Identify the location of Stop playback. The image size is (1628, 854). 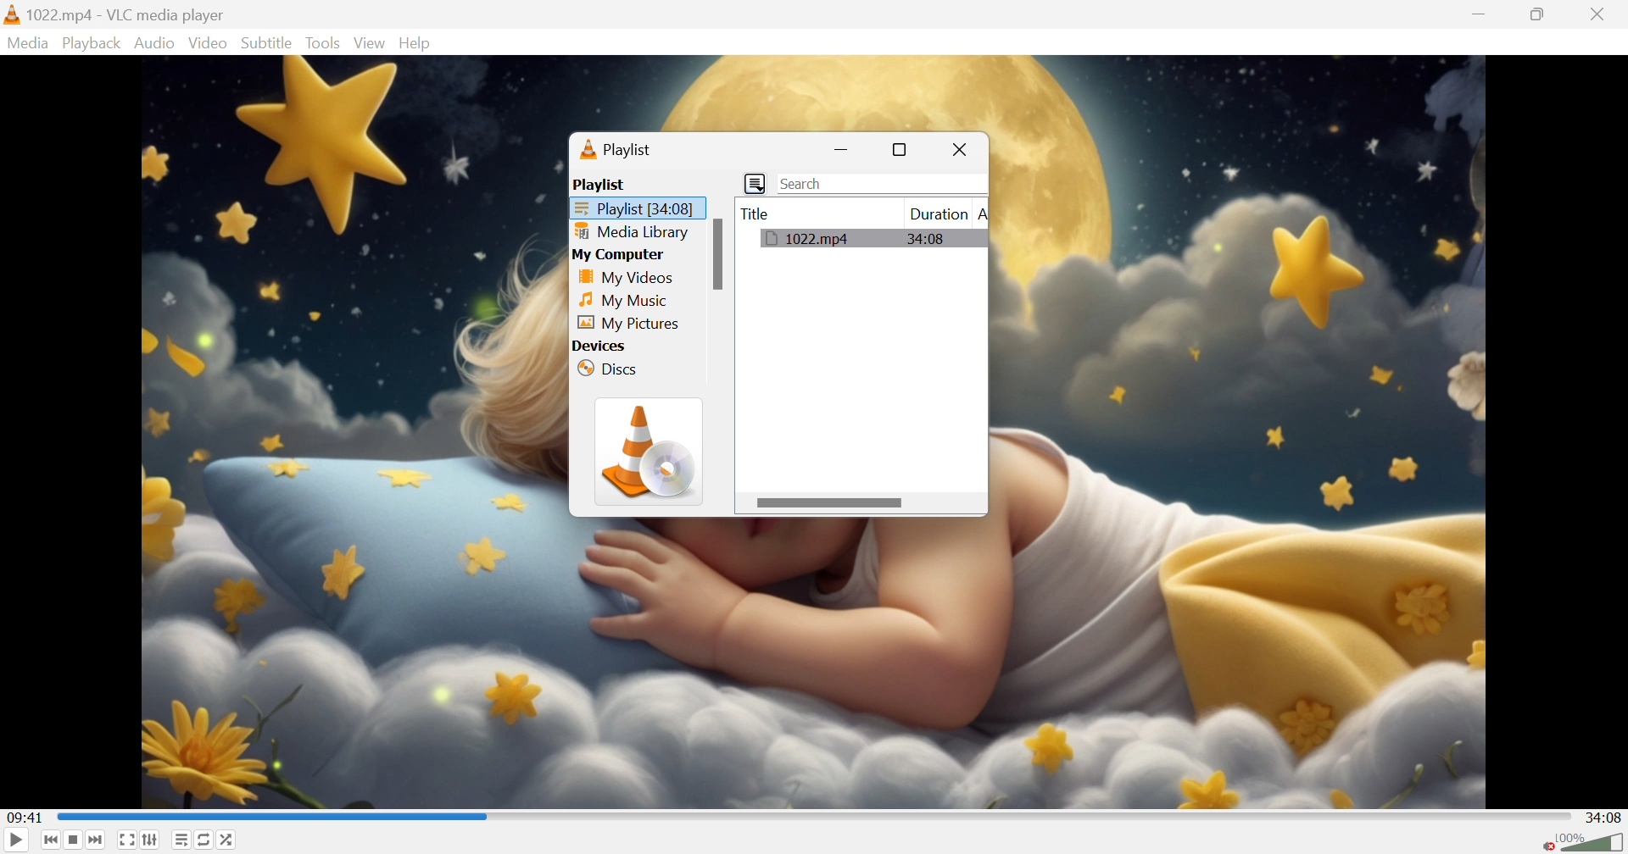
(75, 841).